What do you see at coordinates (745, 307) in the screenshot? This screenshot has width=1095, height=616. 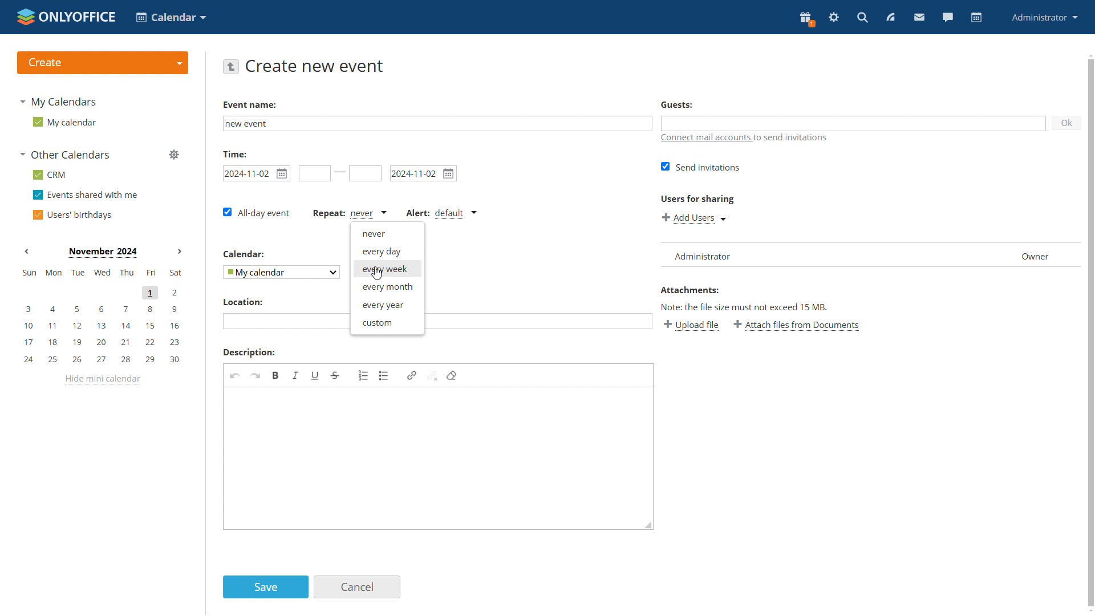 I see `Note: the file size must not exceed 15 mb` at bounding box center [745, 307].